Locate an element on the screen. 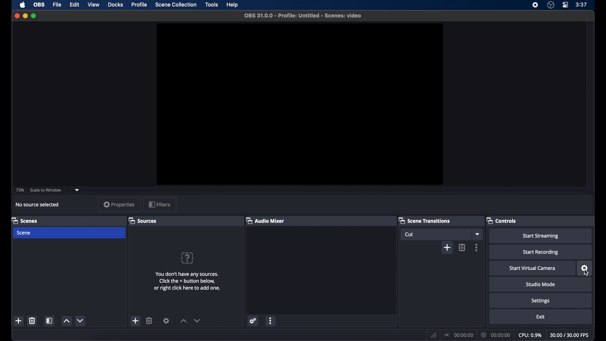  file is located at coordinates (56, 4).